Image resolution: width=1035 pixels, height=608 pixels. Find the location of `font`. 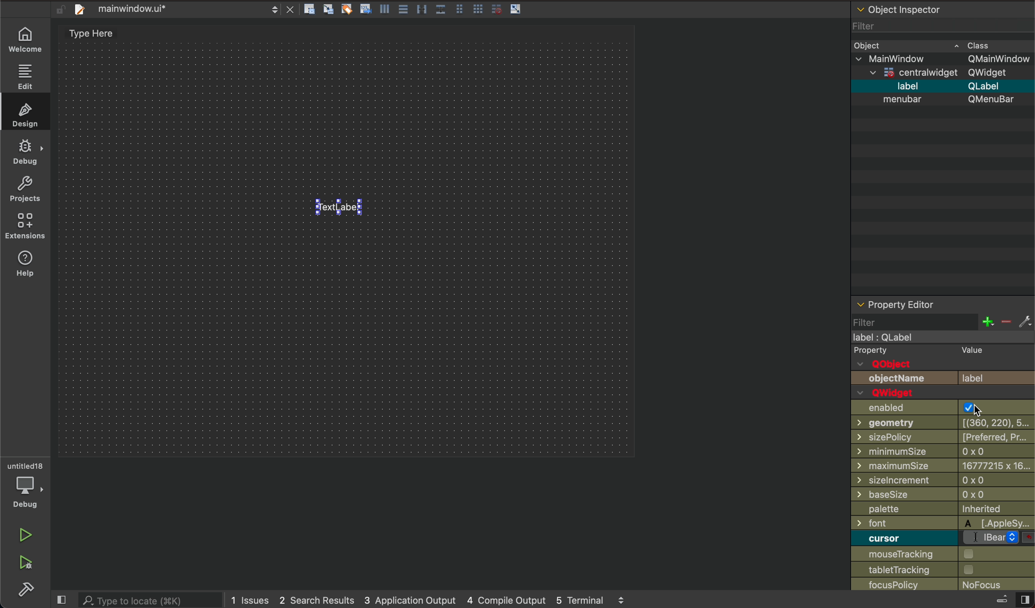

font is located at coordinates (877, 522).